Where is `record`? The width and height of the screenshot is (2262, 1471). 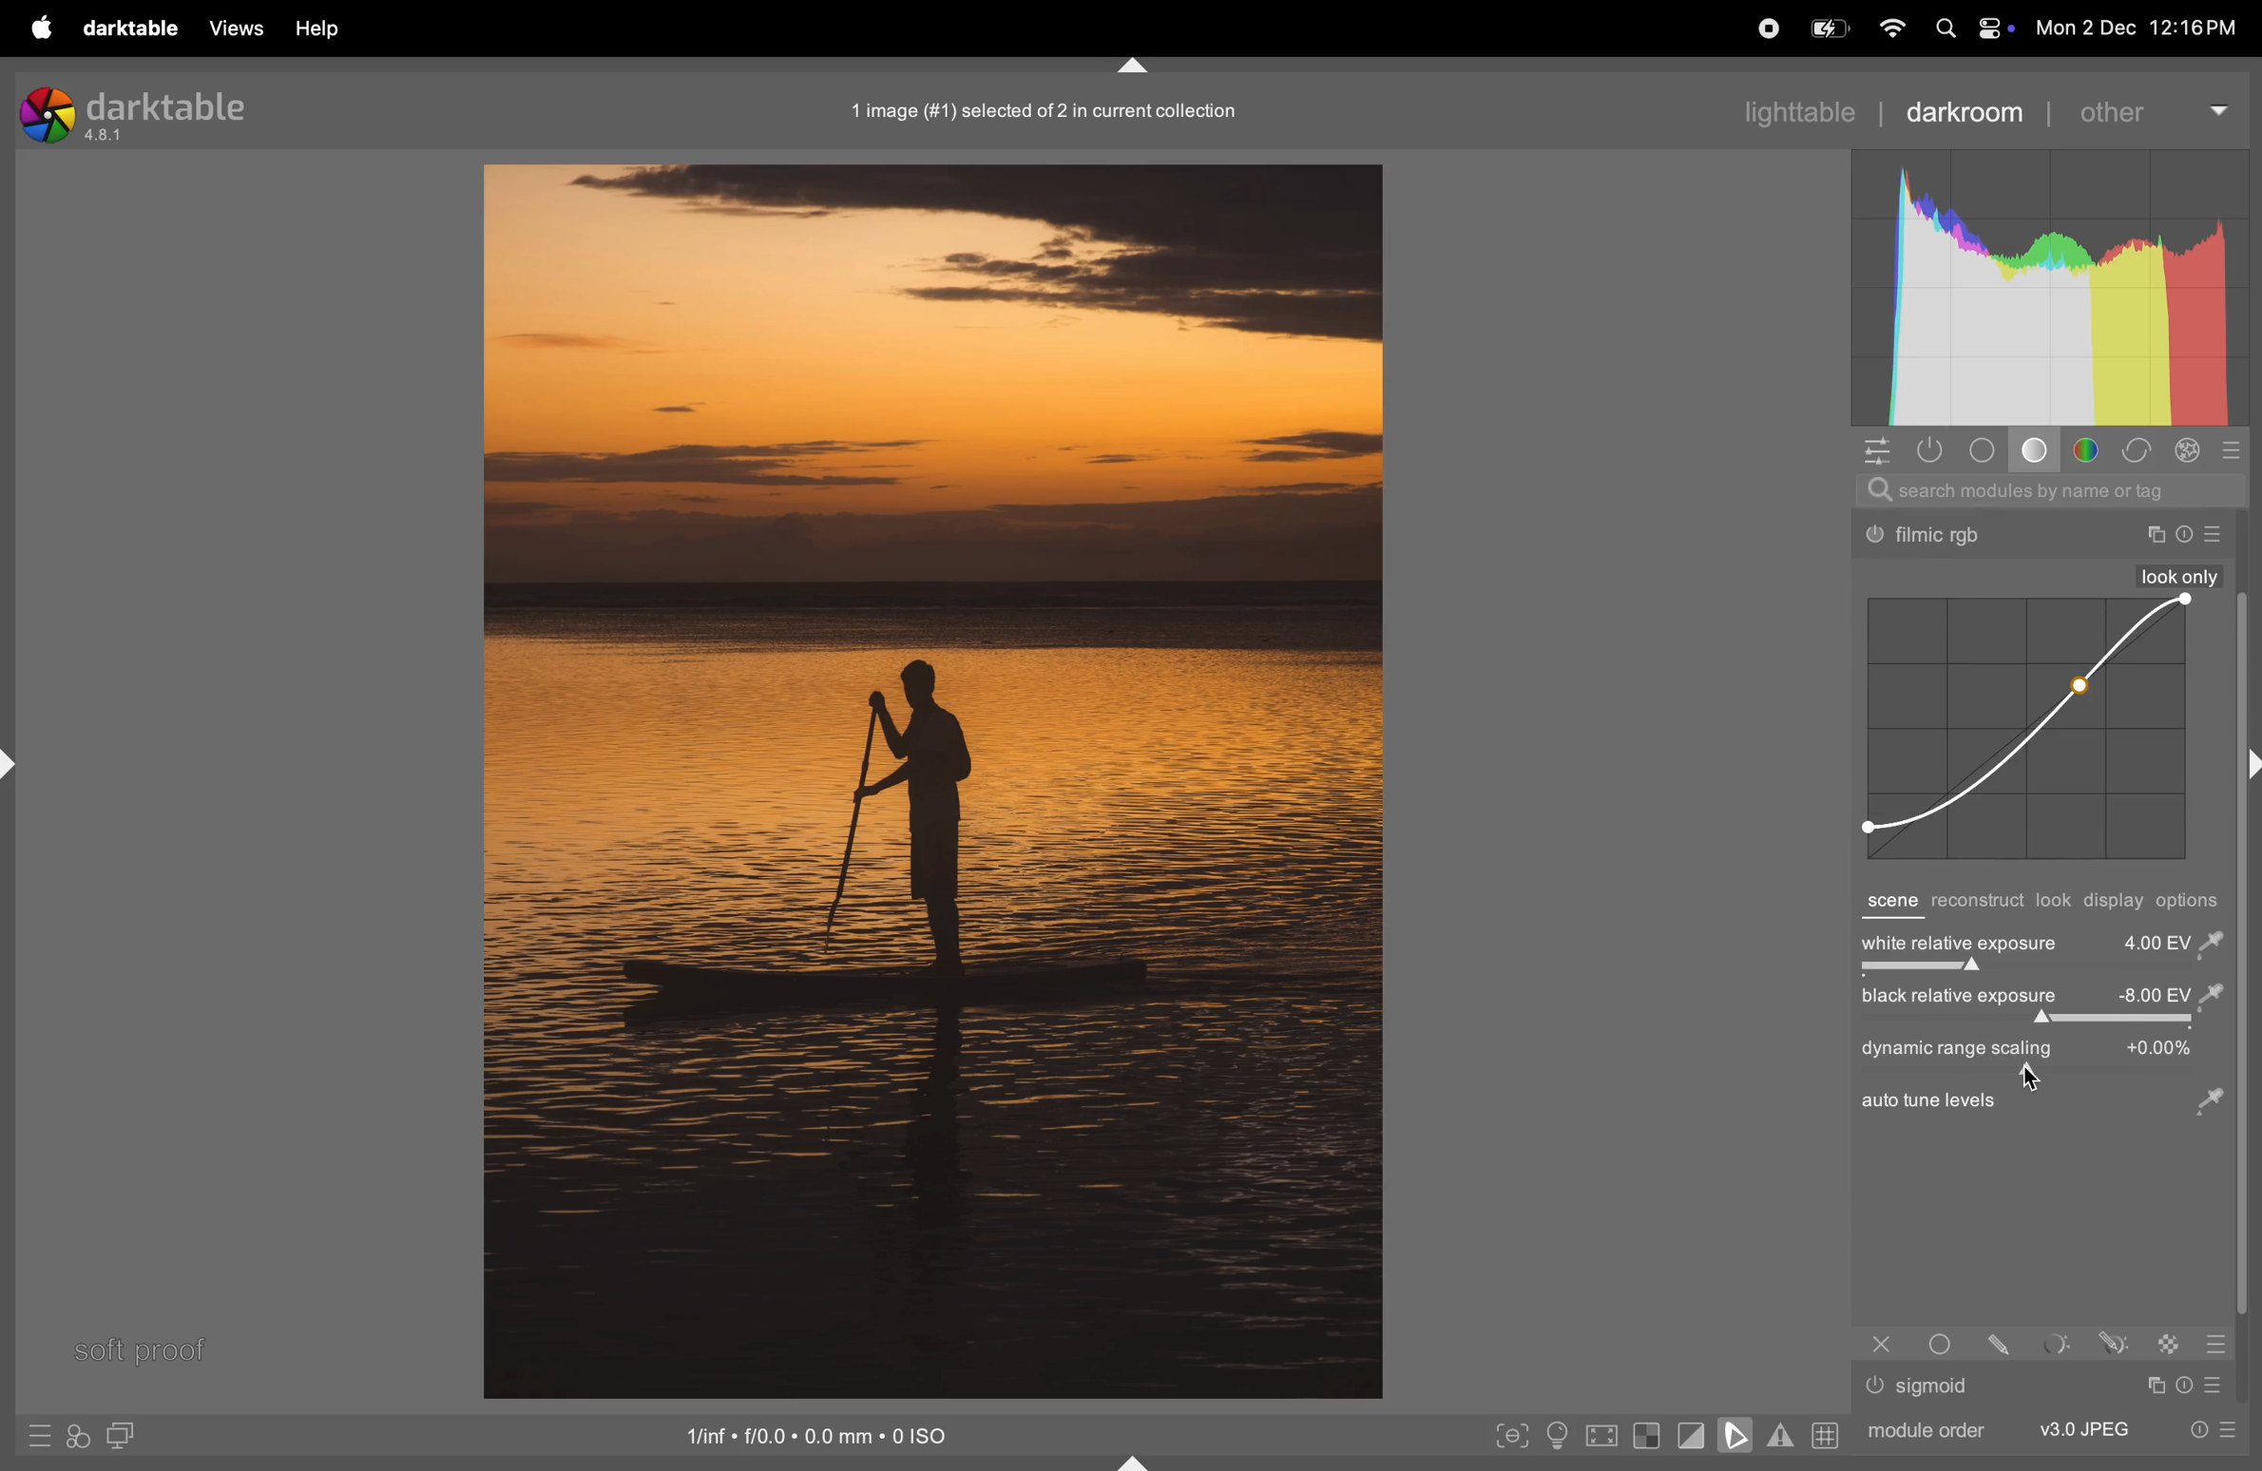
record is located at coordinates (1763, 27).